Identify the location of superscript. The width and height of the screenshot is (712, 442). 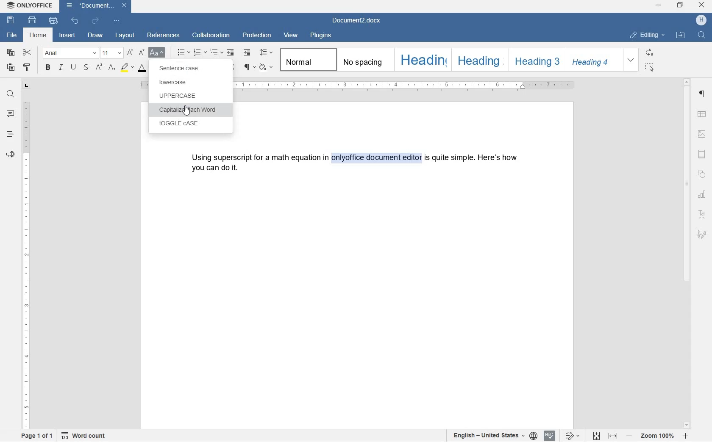
(99, 67).